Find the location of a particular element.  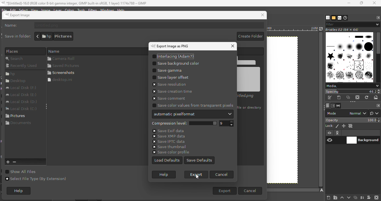

desktop.ini is located at coordinates (95, 80).